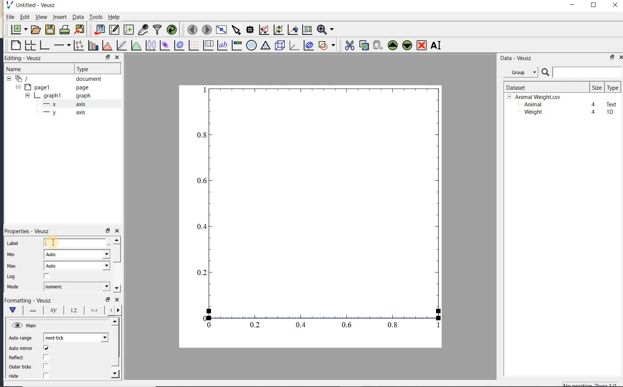 The height and width of the screenshot is (387, 623). I want to click on check/uncheck, so click(47, 277).